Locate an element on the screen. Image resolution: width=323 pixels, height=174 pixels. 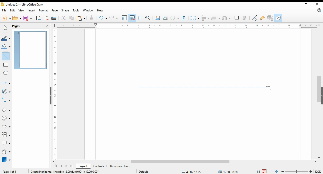
open is located at coordinates (17, 18).